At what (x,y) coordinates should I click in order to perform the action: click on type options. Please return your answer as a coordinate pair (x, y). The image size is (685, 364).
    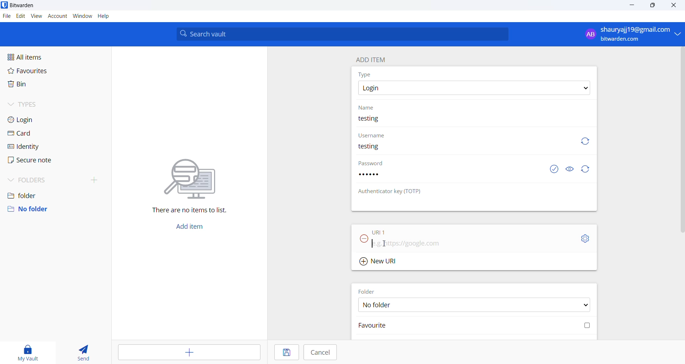
    Looking at the image, I should click on (473, 88).